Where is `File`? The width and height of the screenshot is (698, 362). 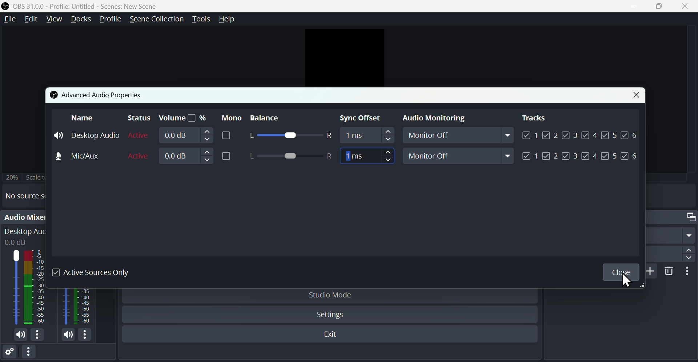 File is located at coordinates (9, 19).